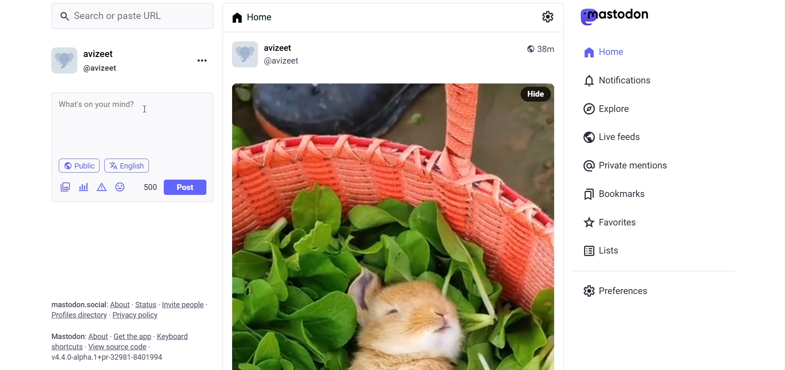  What do you see at coordinates (371, 227) in the screenshot?
I see `Post` at bounding box center [371, 227].